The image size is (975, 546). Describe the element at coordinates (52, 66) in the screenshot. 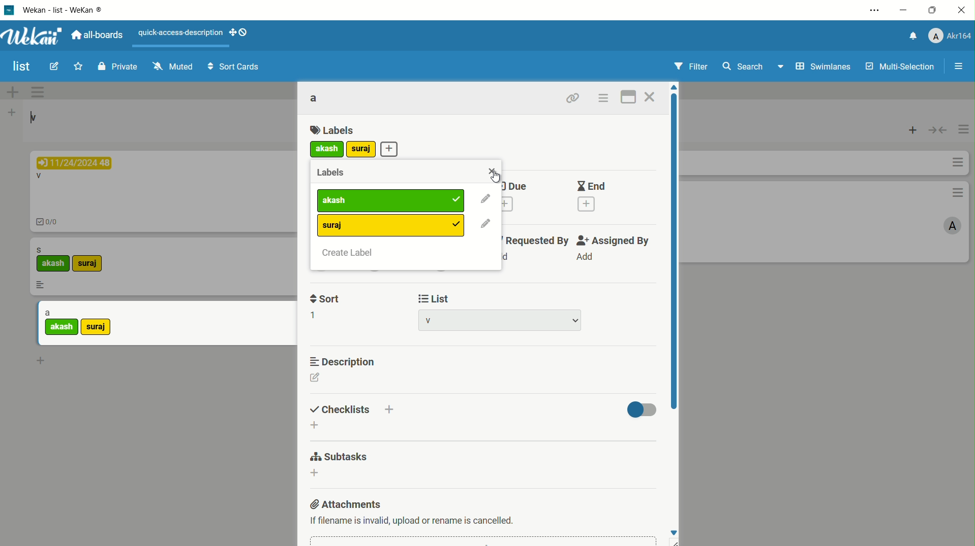

I see `edit` at that location.